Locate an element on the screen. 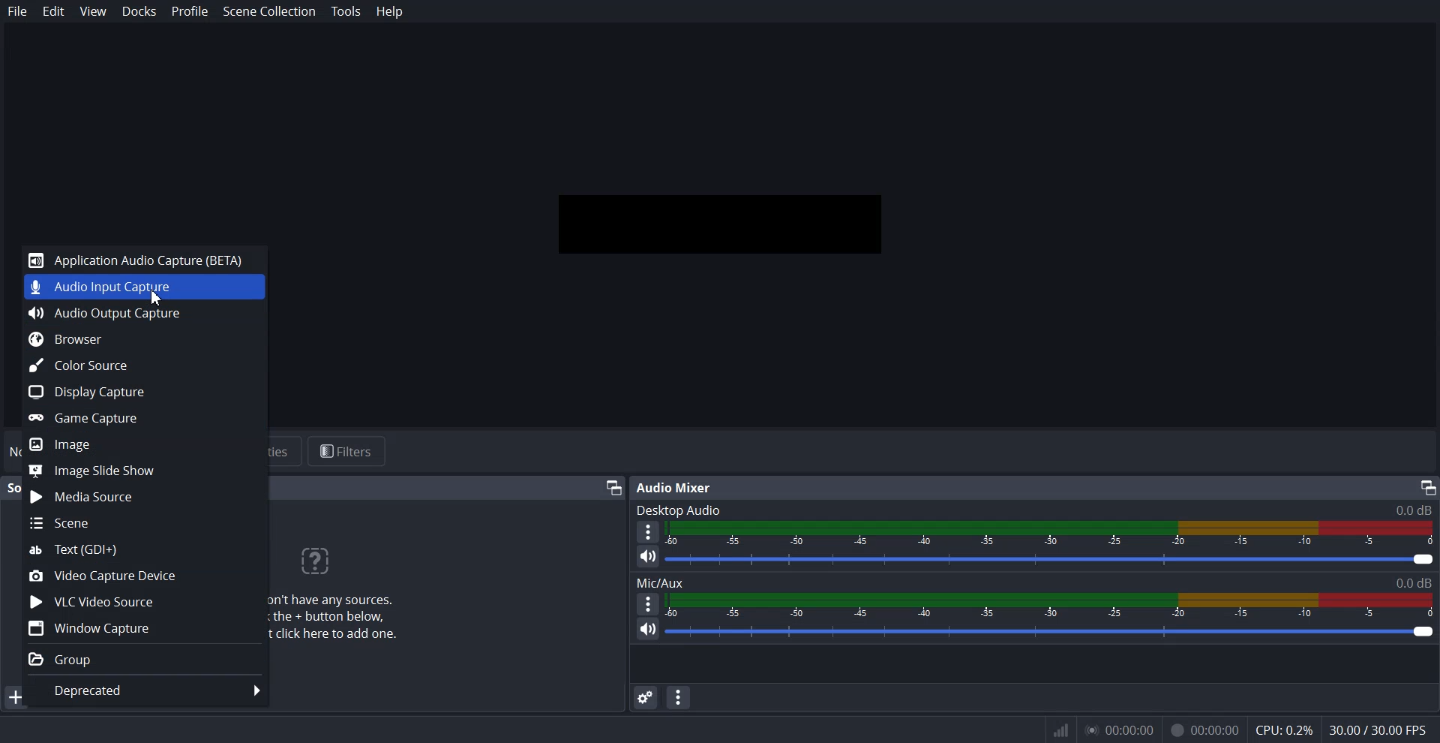 The height and width of the screenshot is (743, 1440). Color Source is located at coordinates (145, 367).